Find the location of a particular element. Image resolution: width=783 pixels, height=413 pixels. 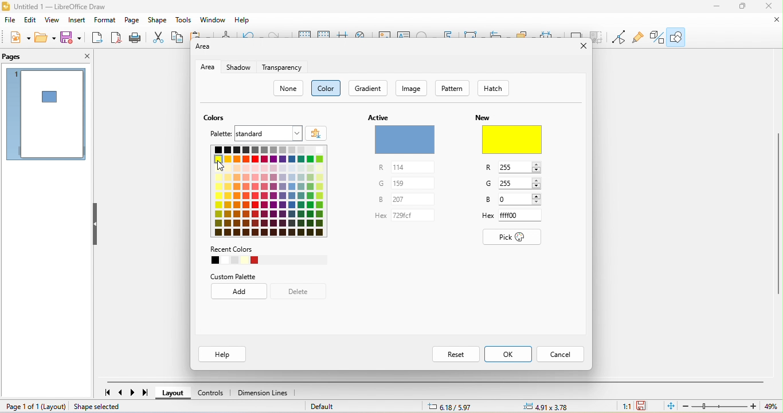

cut is located at coordinates (158, 39).